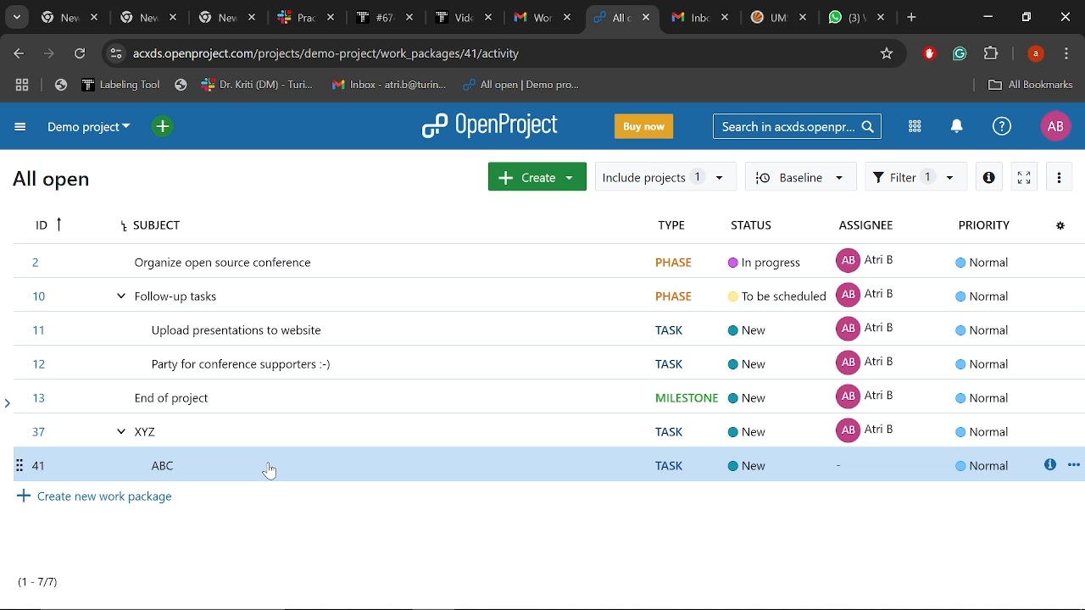  What do you see at coordinates (49, 55) in the screenshot?
I see `Next page` at bounding box center [49, 55].